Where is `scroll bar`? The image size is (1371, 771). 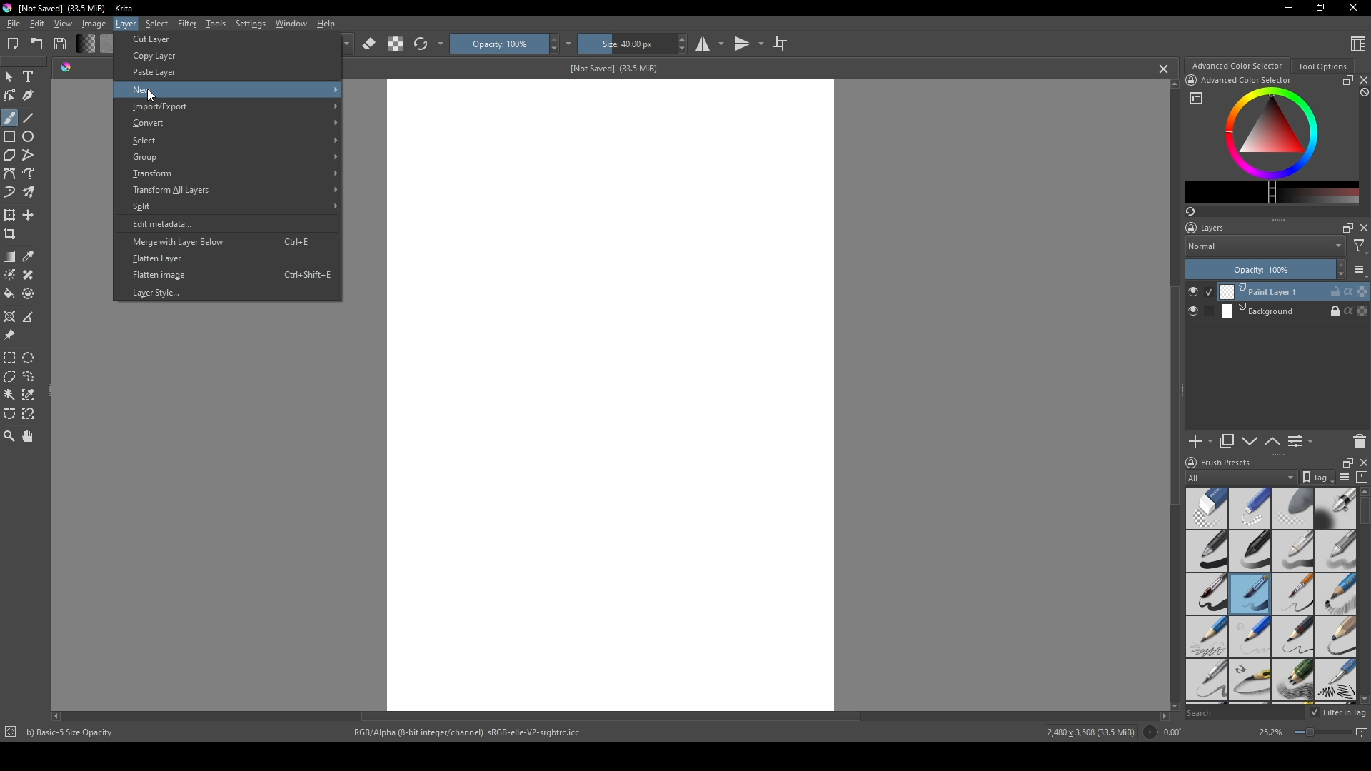
scroll bar is located at coordinates (1362, 512).